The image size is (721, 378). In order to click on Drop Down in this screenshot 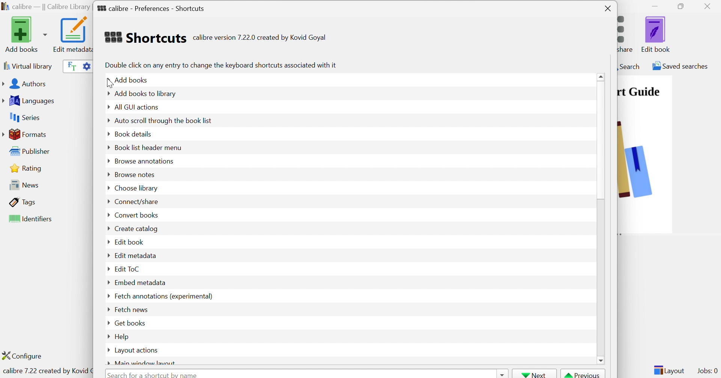, I will do `click(108, 363)`.